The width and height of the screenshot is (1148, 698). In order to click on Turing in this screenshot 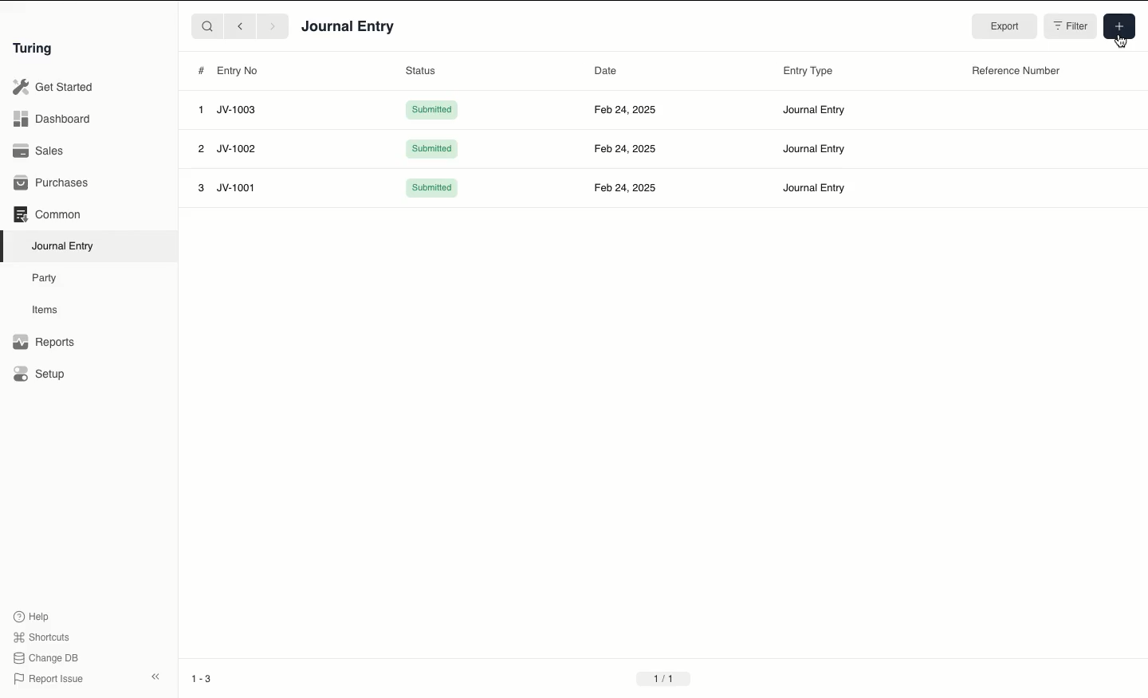, I will do `click(36, 49)`.